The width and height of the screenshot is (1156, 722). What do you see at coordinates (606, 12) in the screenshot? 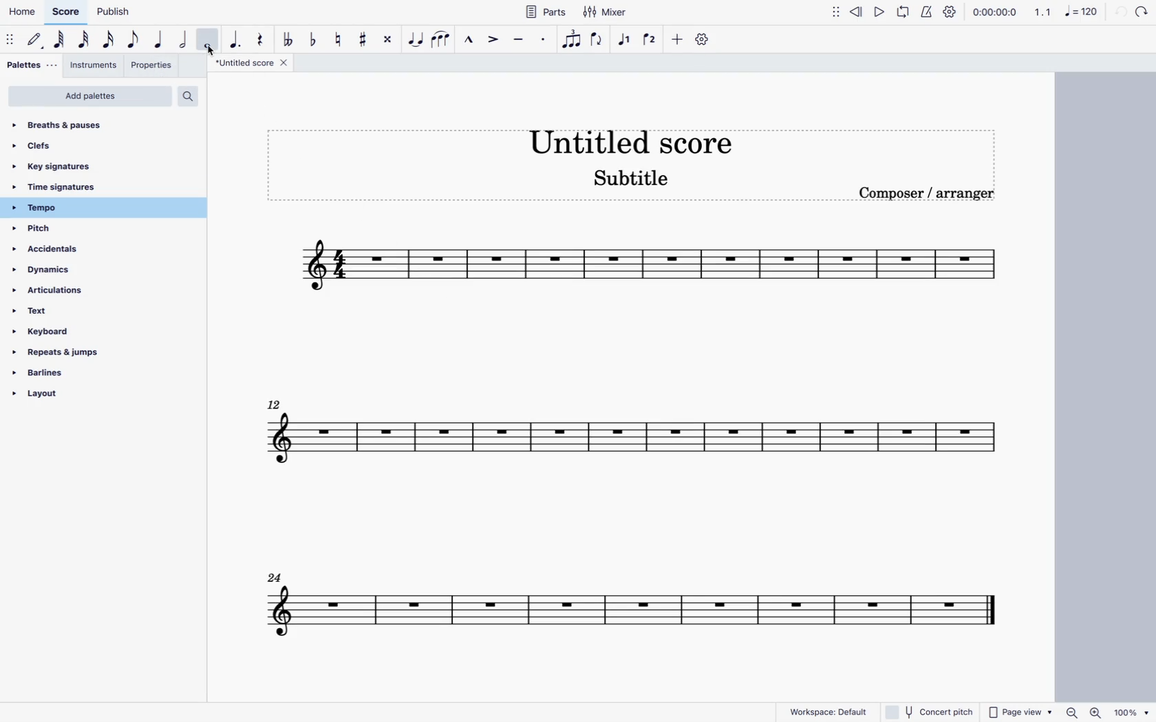
I see `mixer` at bounding box center [606, 12].